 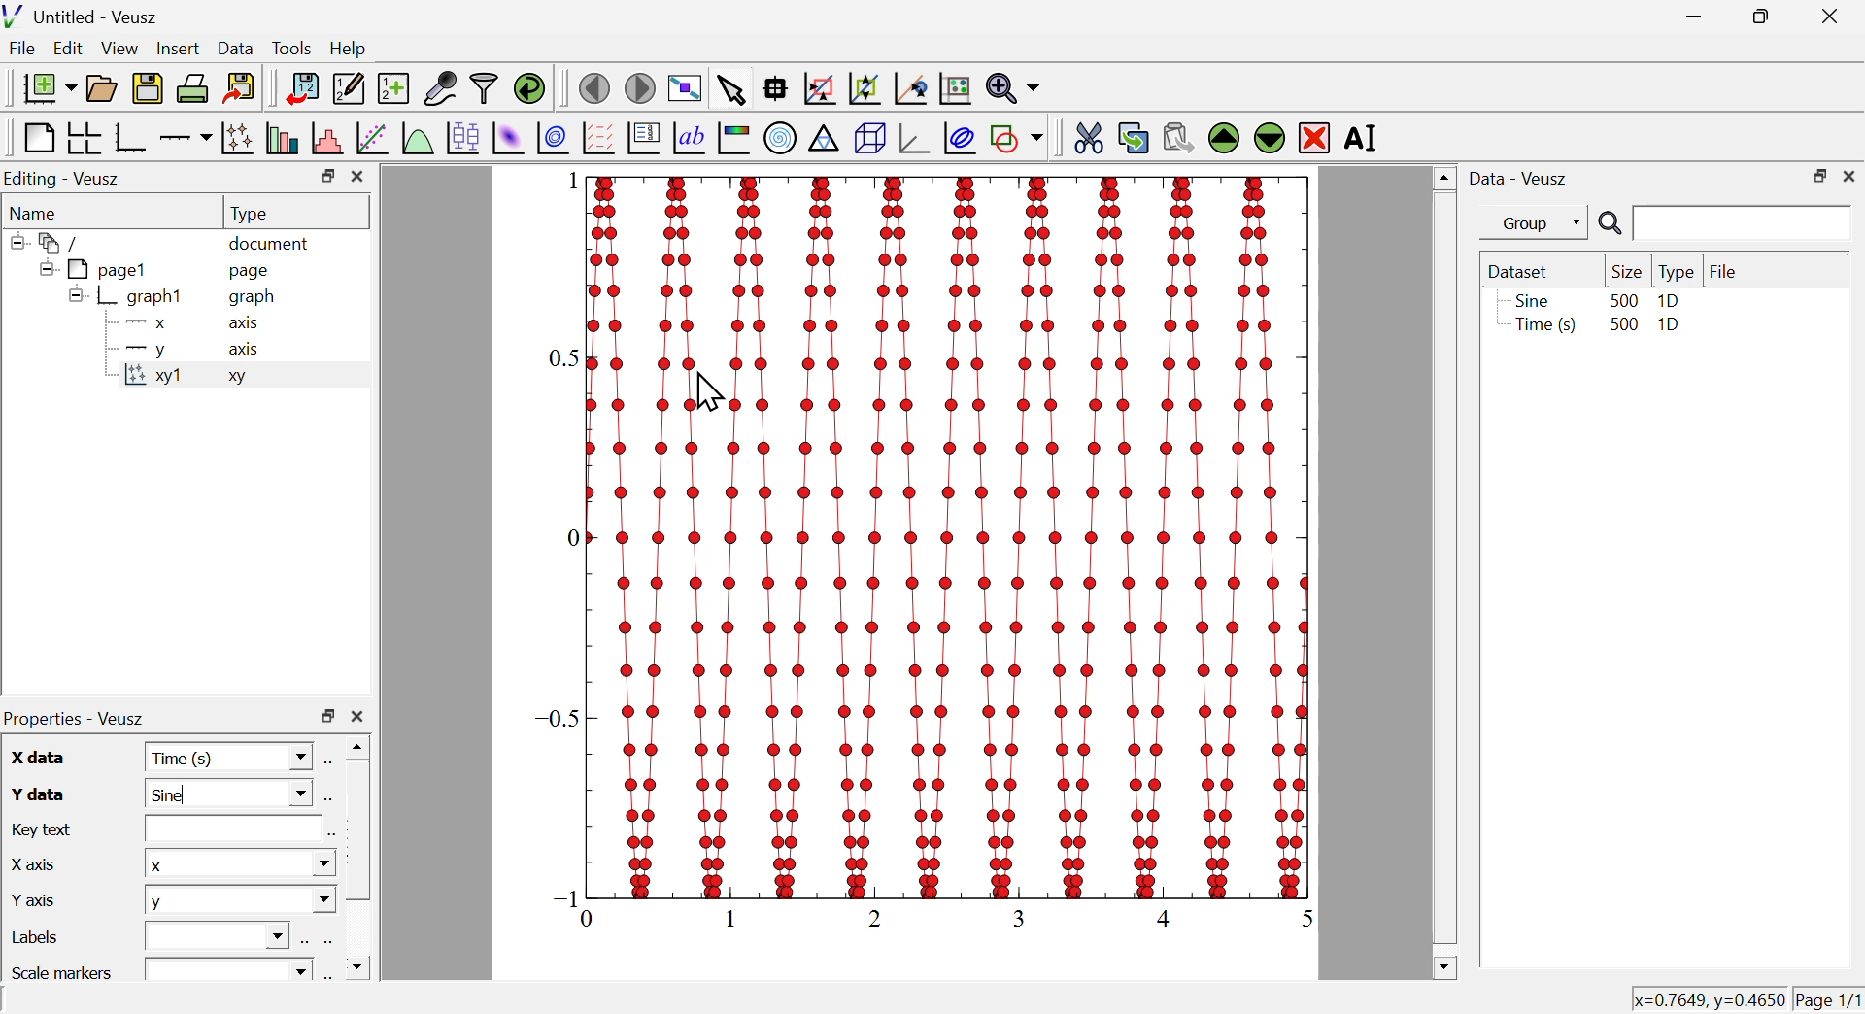 I want to click on 1D, so click(x=1669, y=301).